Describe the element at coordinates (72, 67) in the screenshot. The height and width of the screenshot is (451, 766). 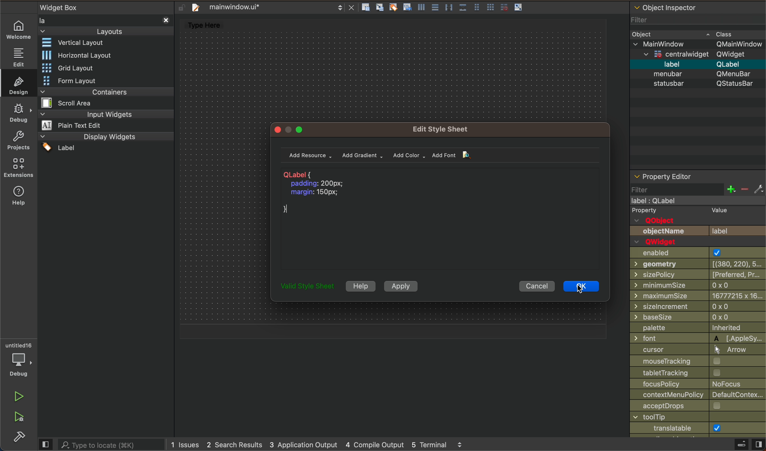
I see `grid layout` at that location.